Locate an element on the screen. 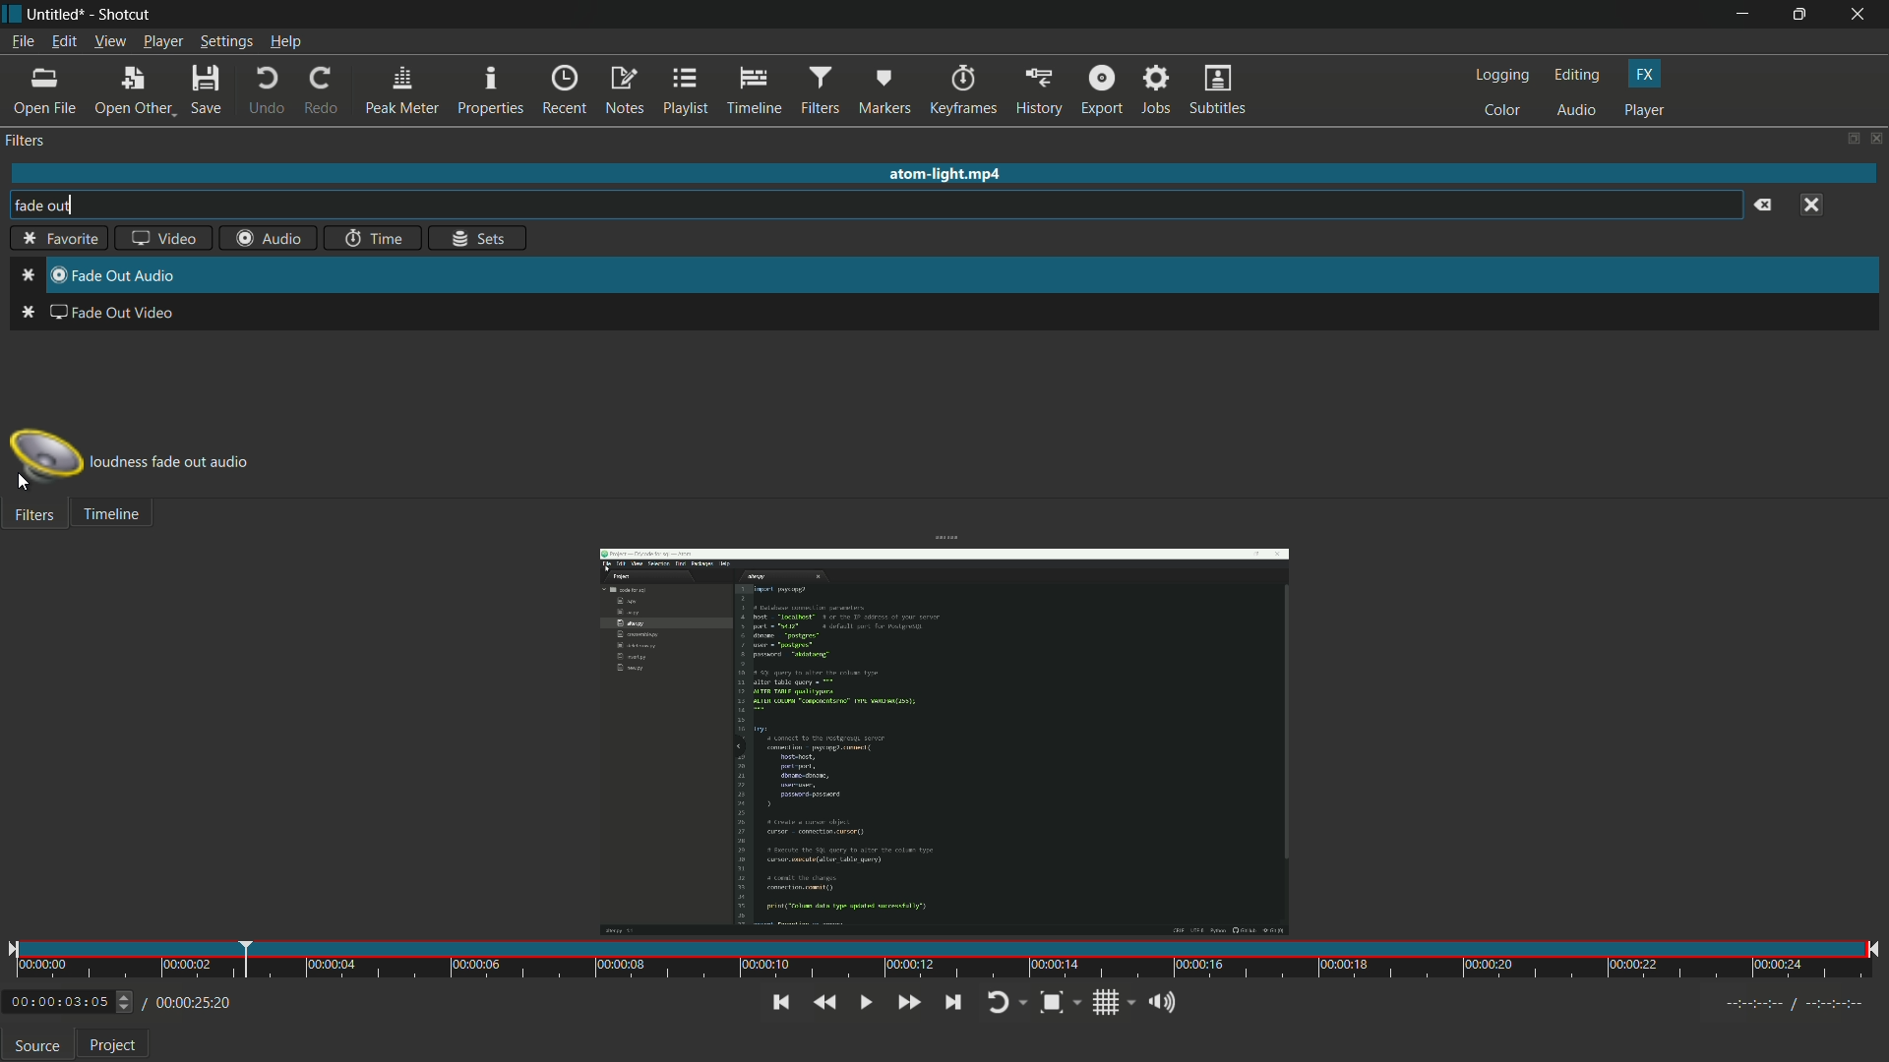  file name is located at coordinates (55, 14).